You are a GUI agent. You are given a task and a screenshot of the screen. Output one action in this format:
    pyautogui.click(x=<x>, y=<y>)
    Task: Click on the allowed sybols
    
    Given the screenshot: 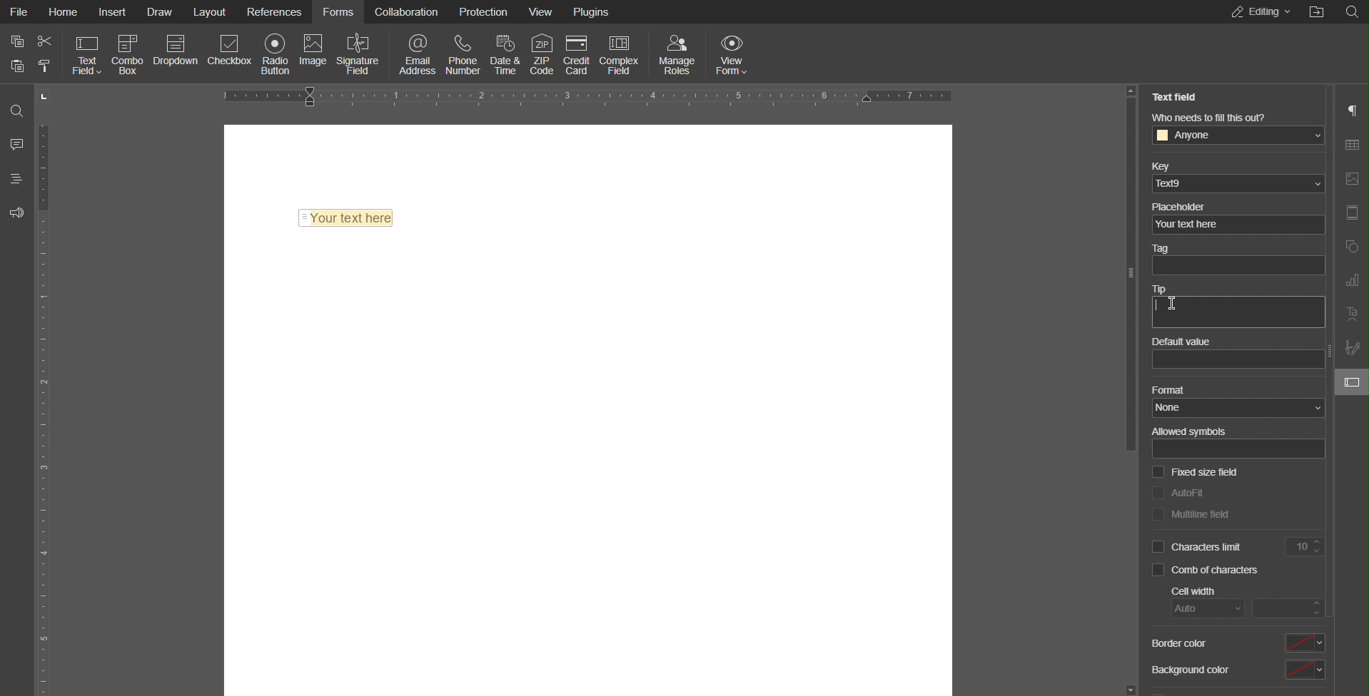 What is the action you would take?
    pyautogui.click(x=1240, y=449)
    